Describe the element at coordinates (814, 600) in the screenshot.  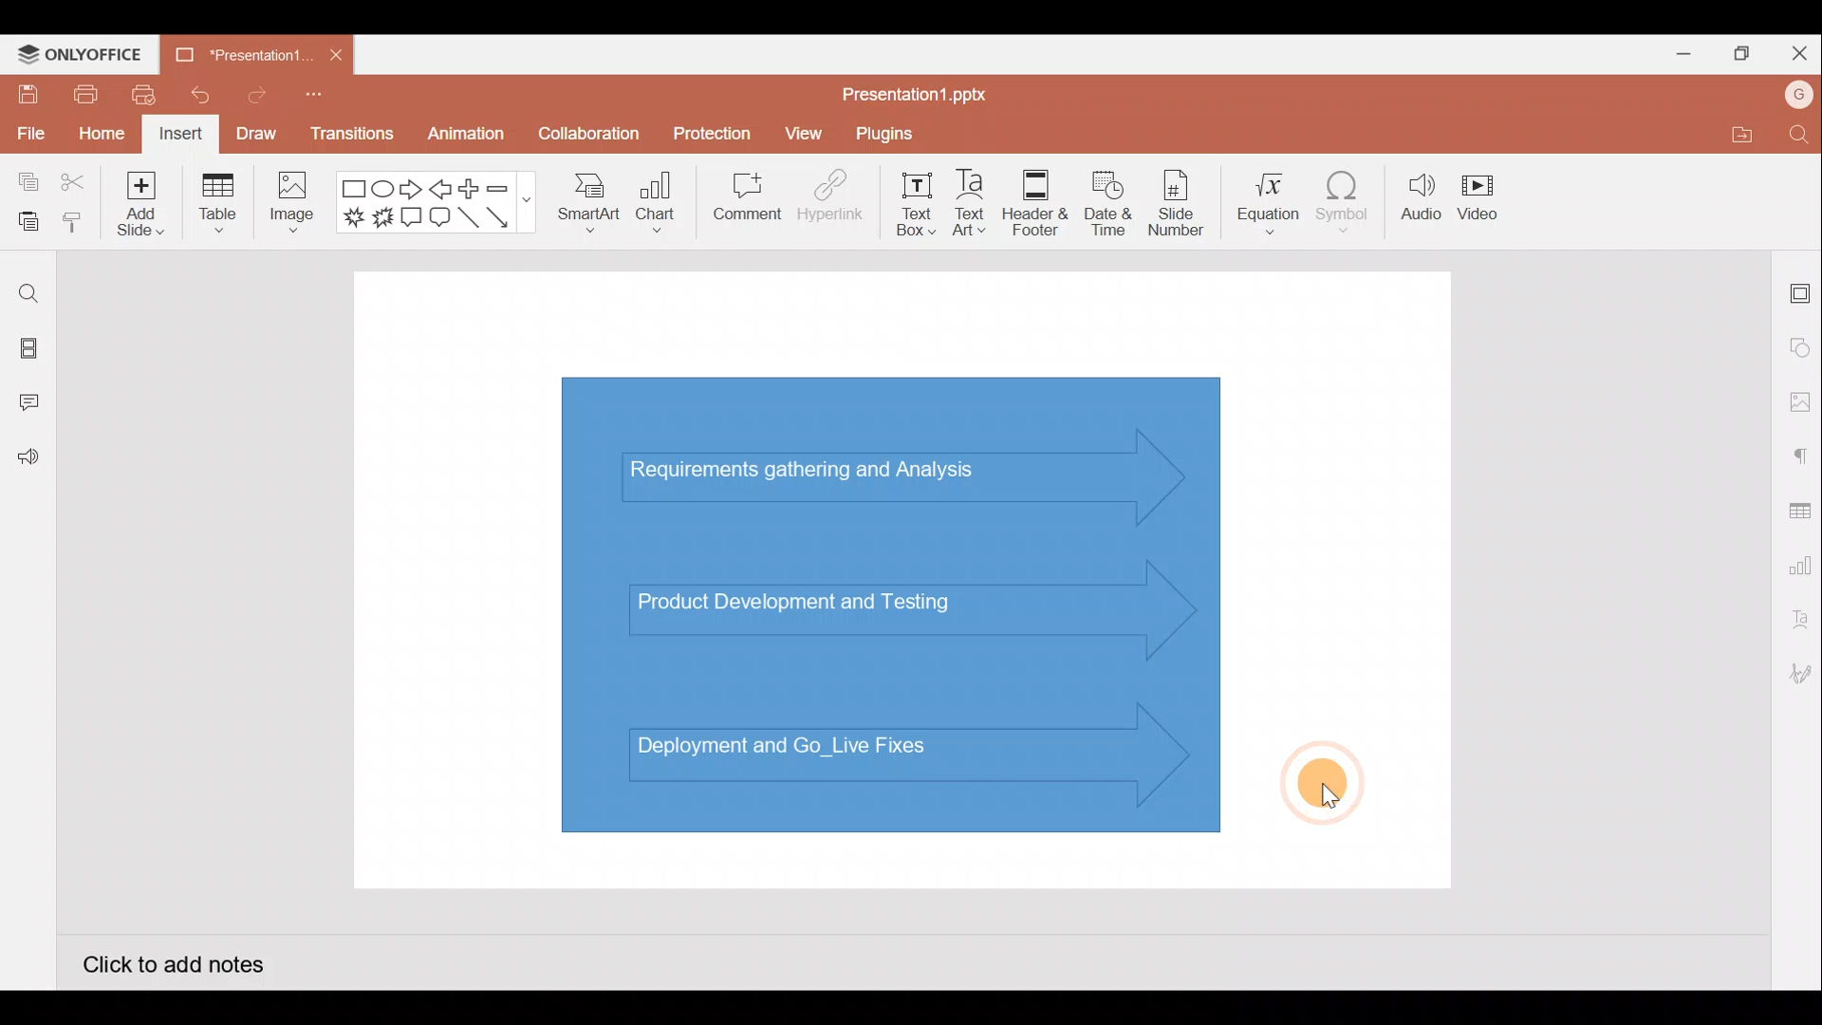
I see `Text (Product Development and Testing) on 2nd inserted arrow` at that location.